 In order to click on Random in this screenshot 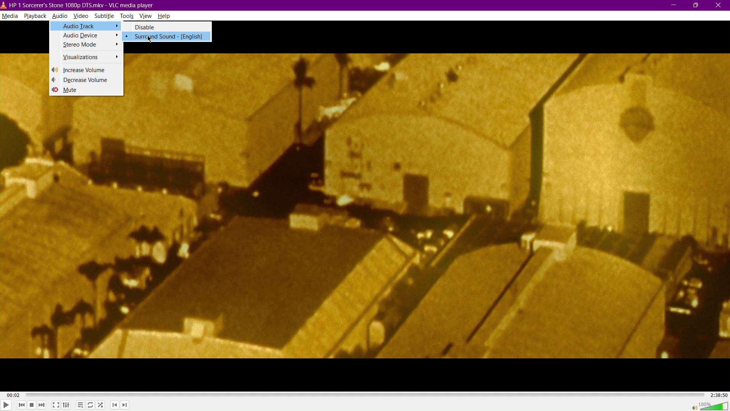, I will do `click(101, 406)`.